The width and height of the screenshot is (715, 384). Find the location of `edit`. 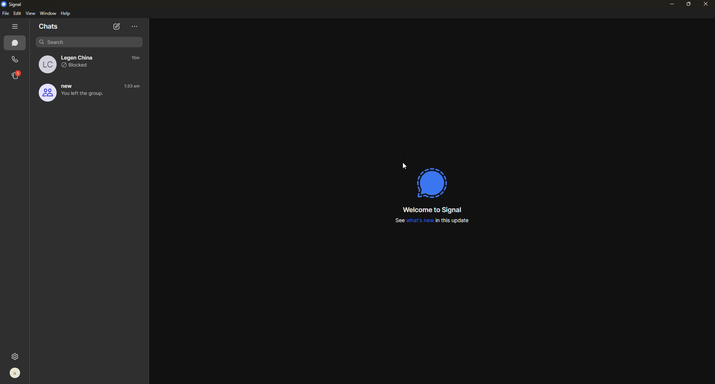

edit is located at coordinates (18, 13).